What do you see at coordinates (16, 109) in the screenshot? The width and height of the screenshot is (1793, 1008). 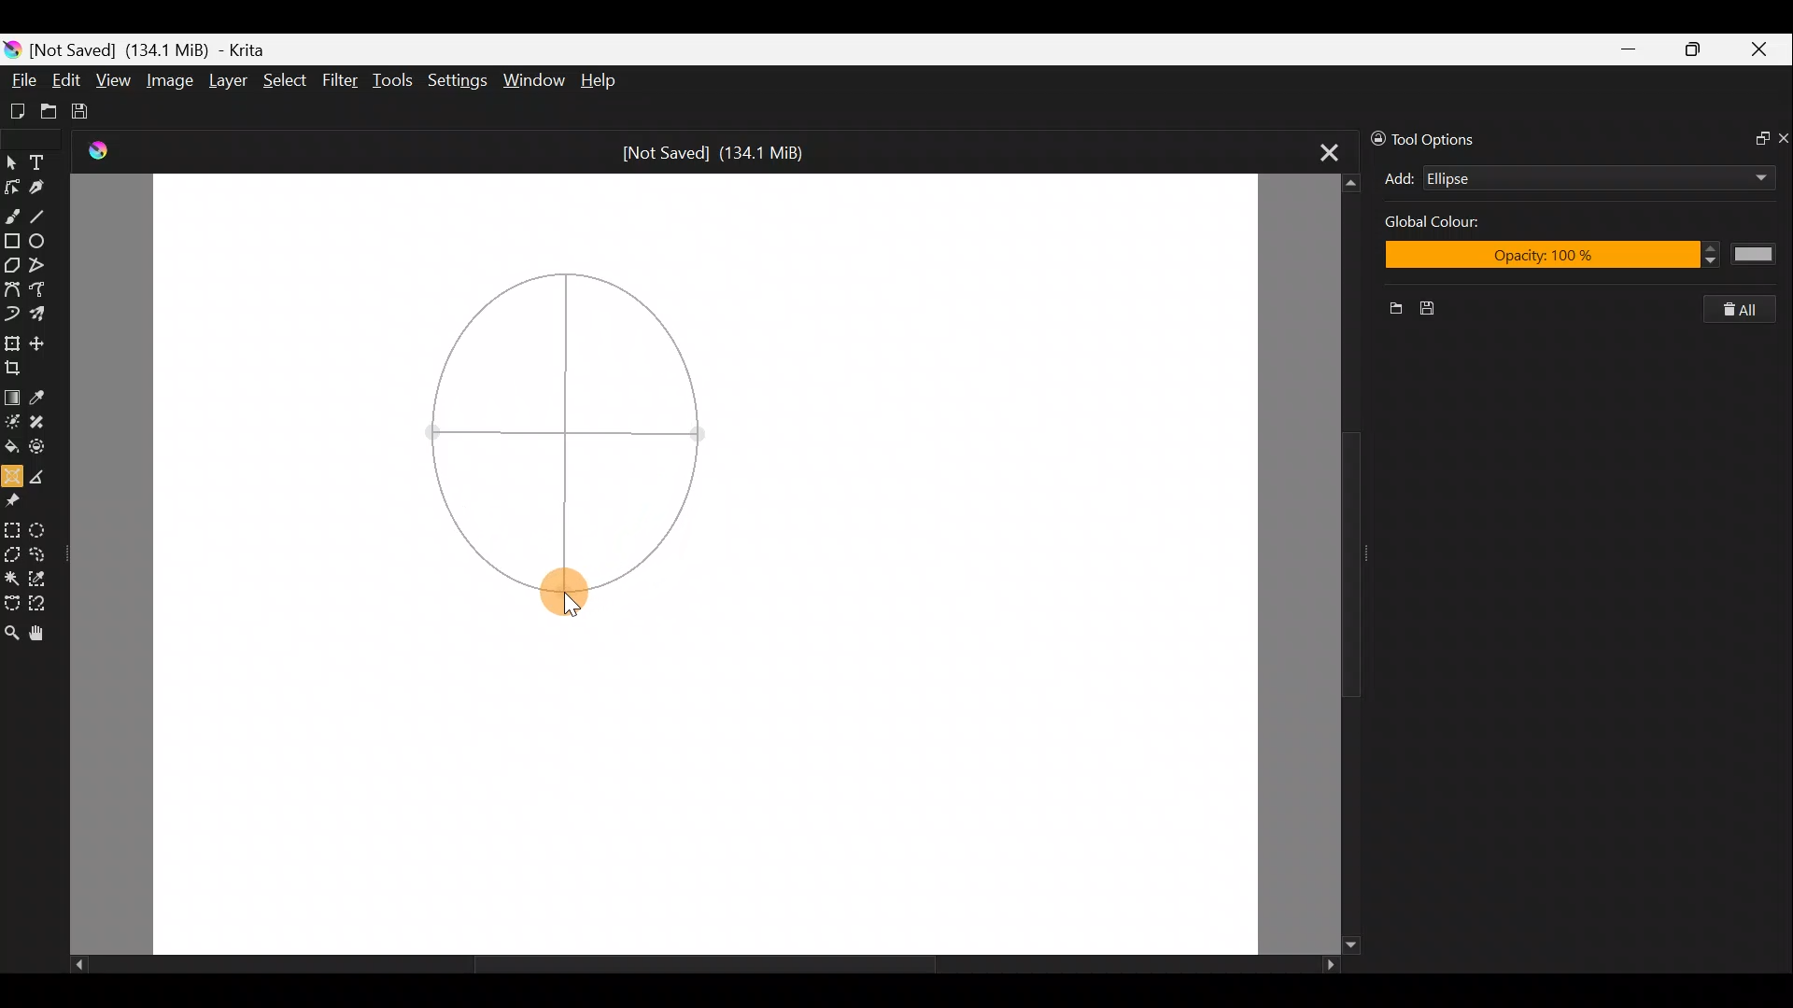 I see `Create new document` at bounding box center [16, 109].